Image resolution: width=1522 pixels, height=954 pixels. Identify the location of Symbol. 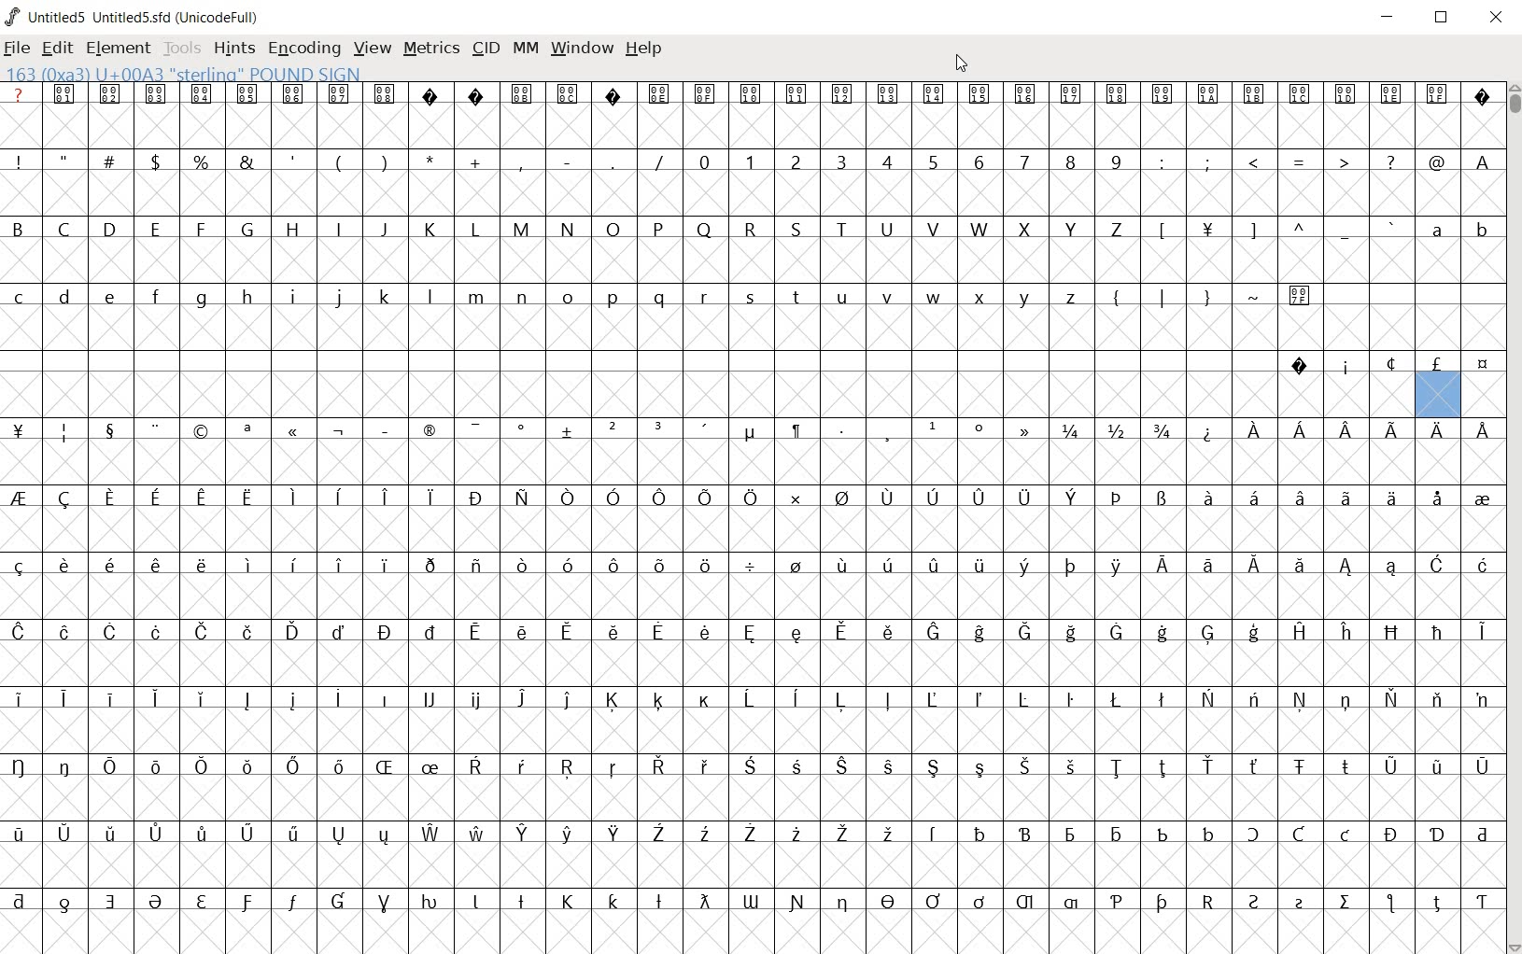
(1345, 94).